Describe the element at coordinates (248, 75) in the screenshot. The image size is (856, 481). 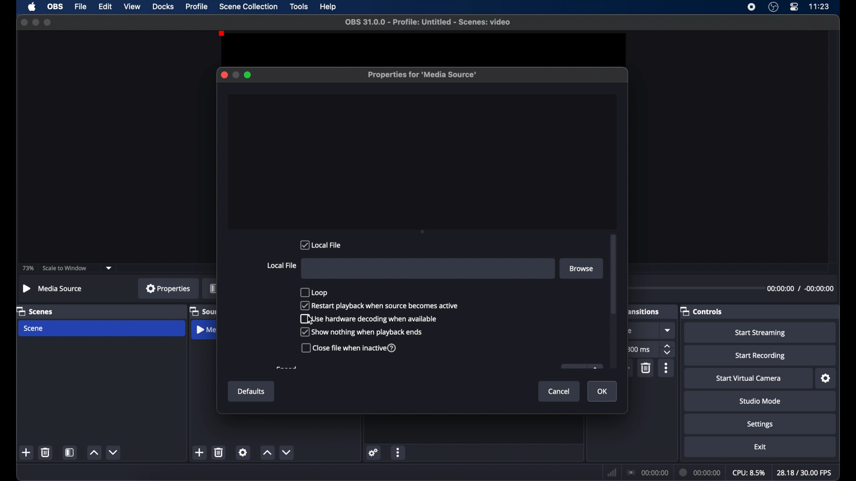
I see `maximize` at that location.